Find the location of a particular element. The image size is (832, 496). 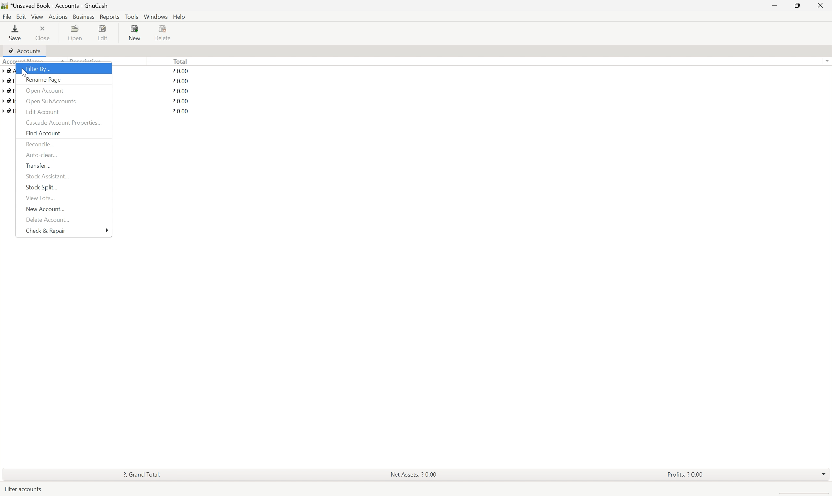

Edit is located at coordinates (104, 33).